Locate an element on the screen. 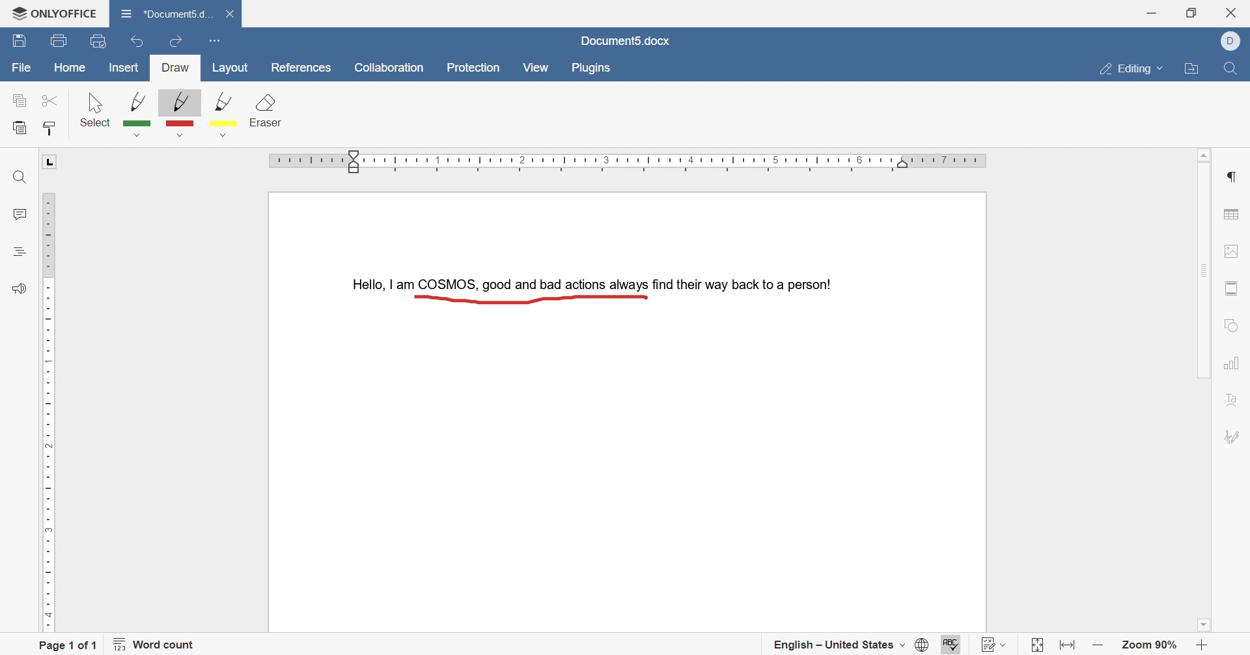 This screenshot has width=1250, height=655. ruler is located at coordinates (47, 410).